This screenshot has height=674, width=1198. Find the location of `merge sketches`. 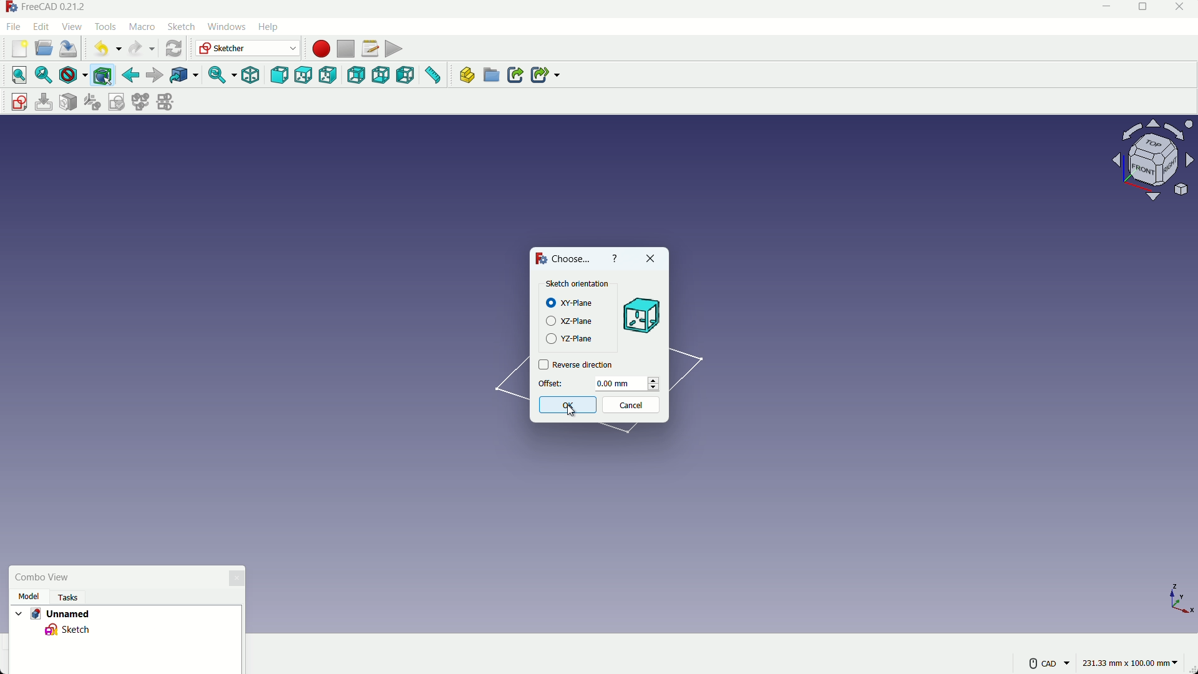

merge sketches is located at coordinates (139, 101).